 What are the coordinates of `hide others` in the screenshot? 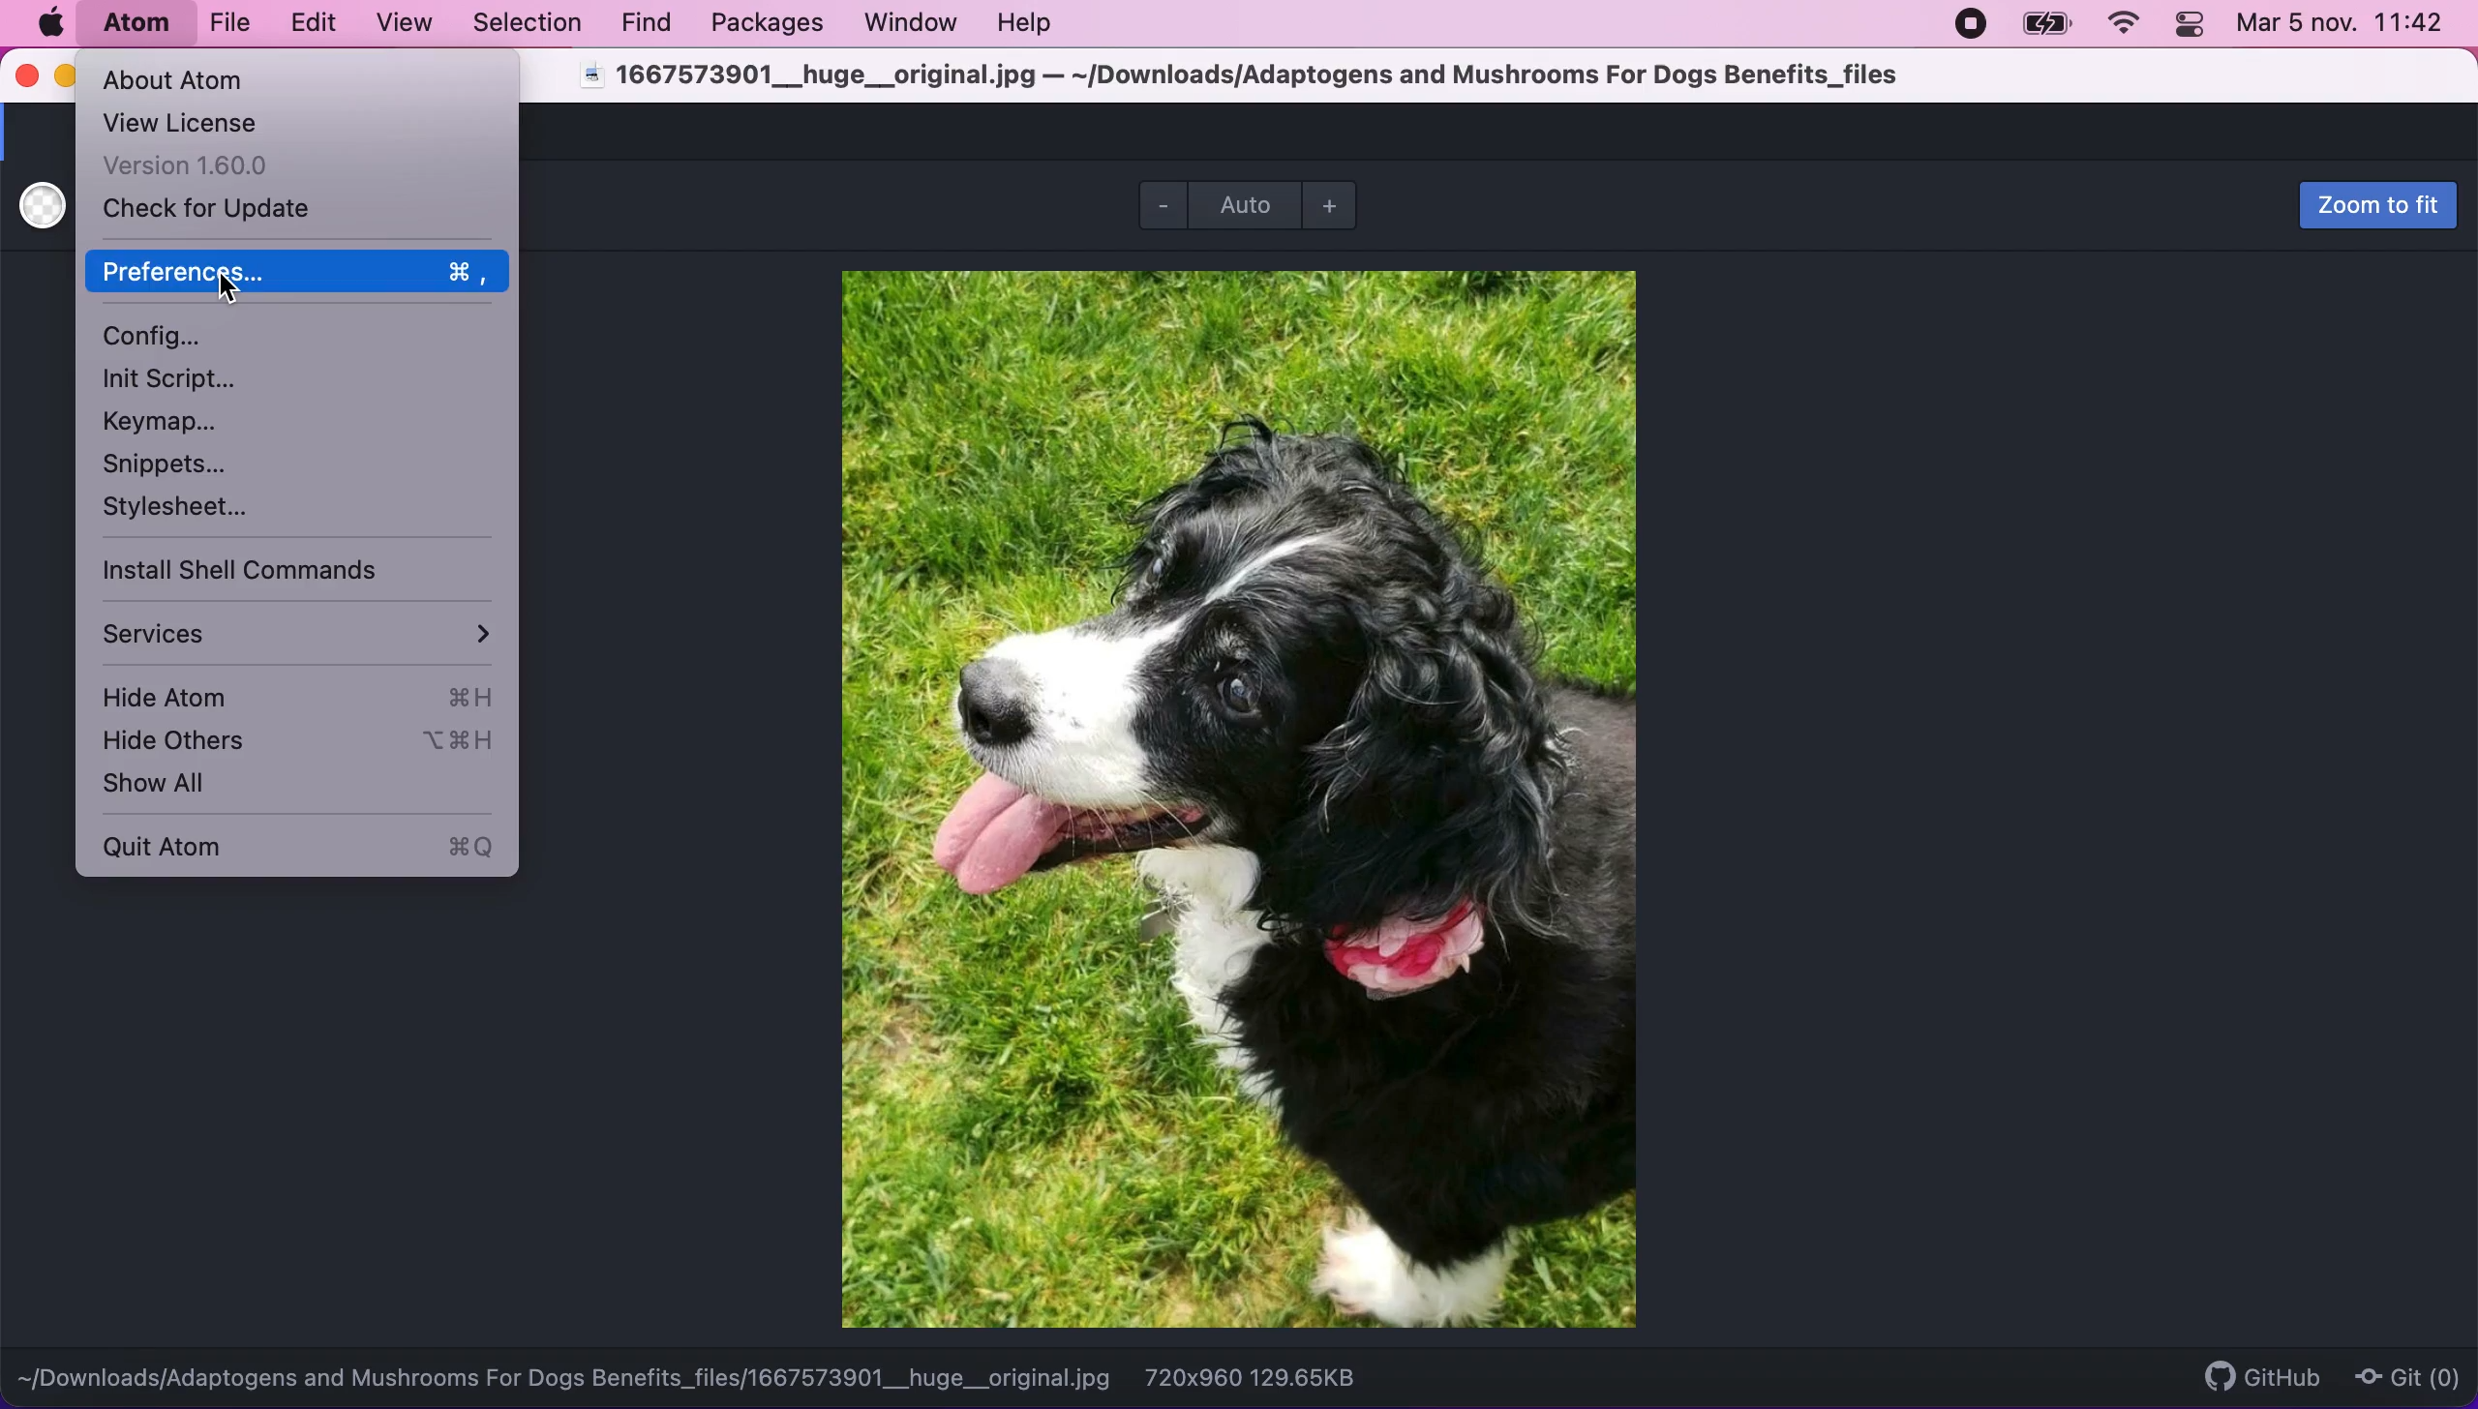 It's located at (302, 741).